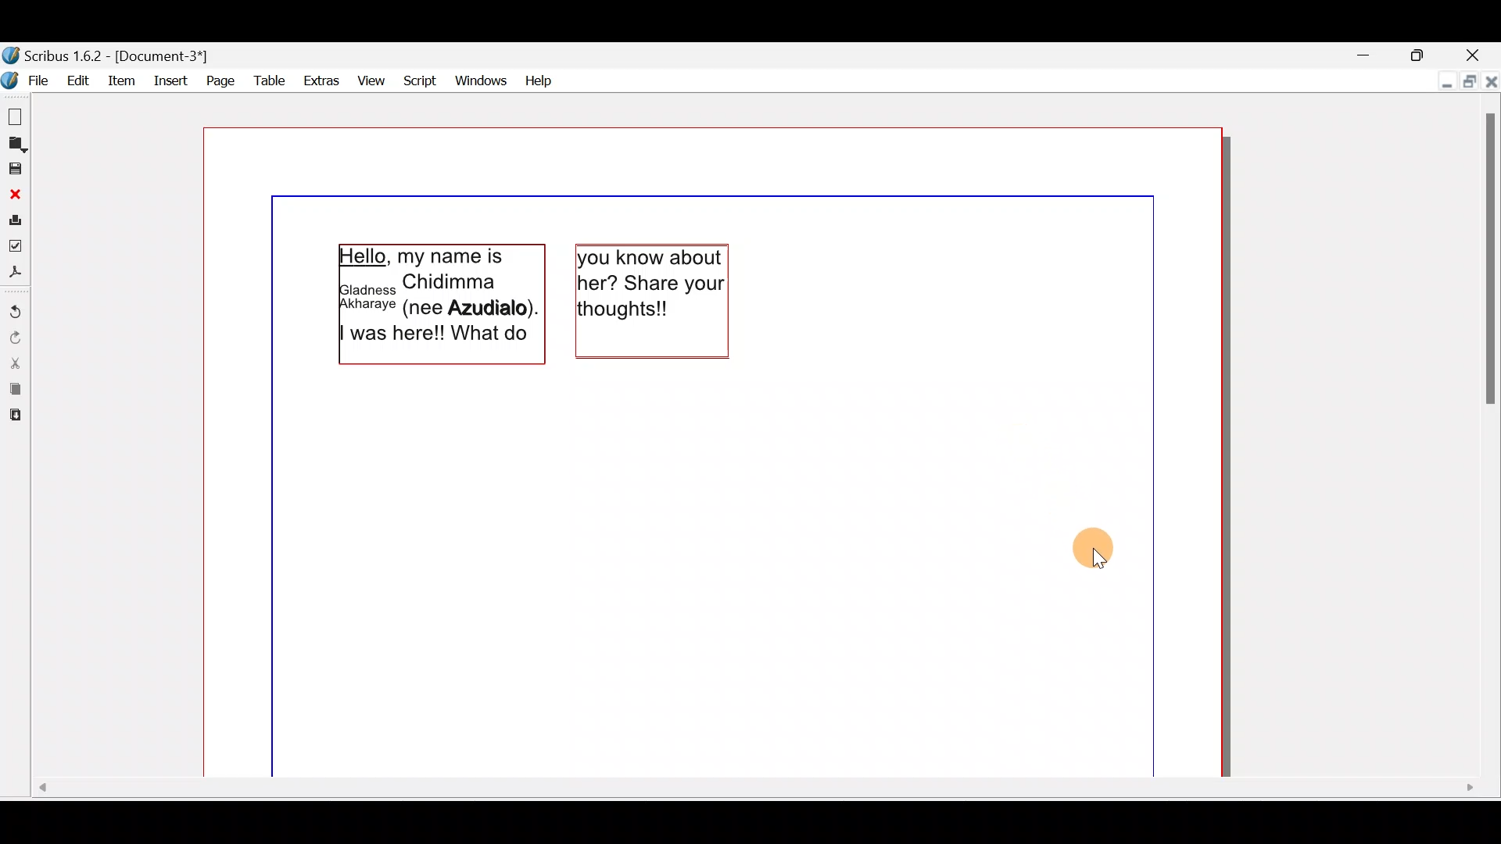 Image resolution: width=1501 pixels, height=844 pixels. What do you see at coordinates (16, 245) in the screenshot?
I see `Preflight verifier` at bounding box center [16, 245].